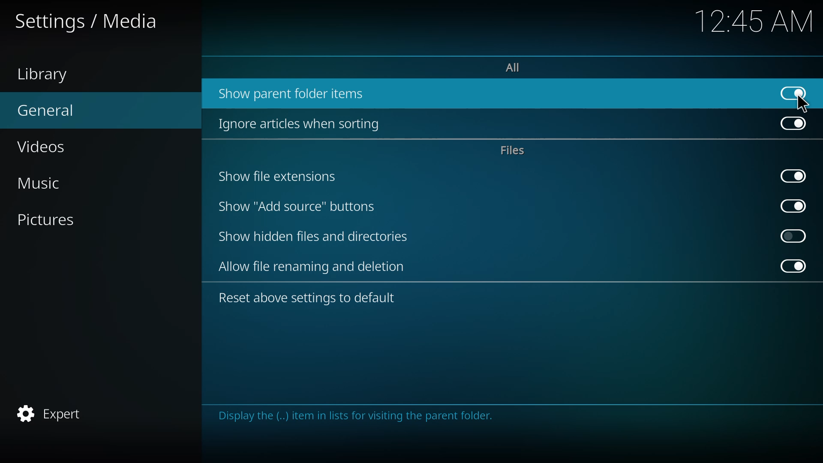 The width and height of the screenshot is (823, 463). I want to click on files, so click(513, 150).